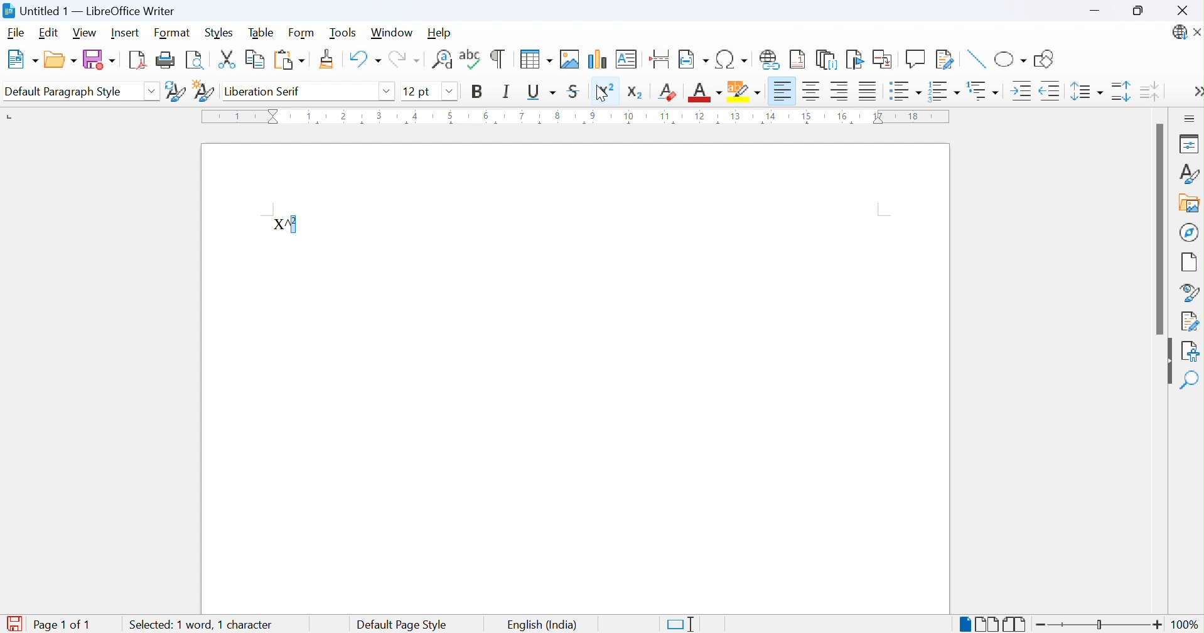 Image resolution: width=1204 pixels, height=633 pixels. What do you see at coordinates (266, 91) in the screenshot?
I see `Liberation serif` at bounding box center [266, 91].